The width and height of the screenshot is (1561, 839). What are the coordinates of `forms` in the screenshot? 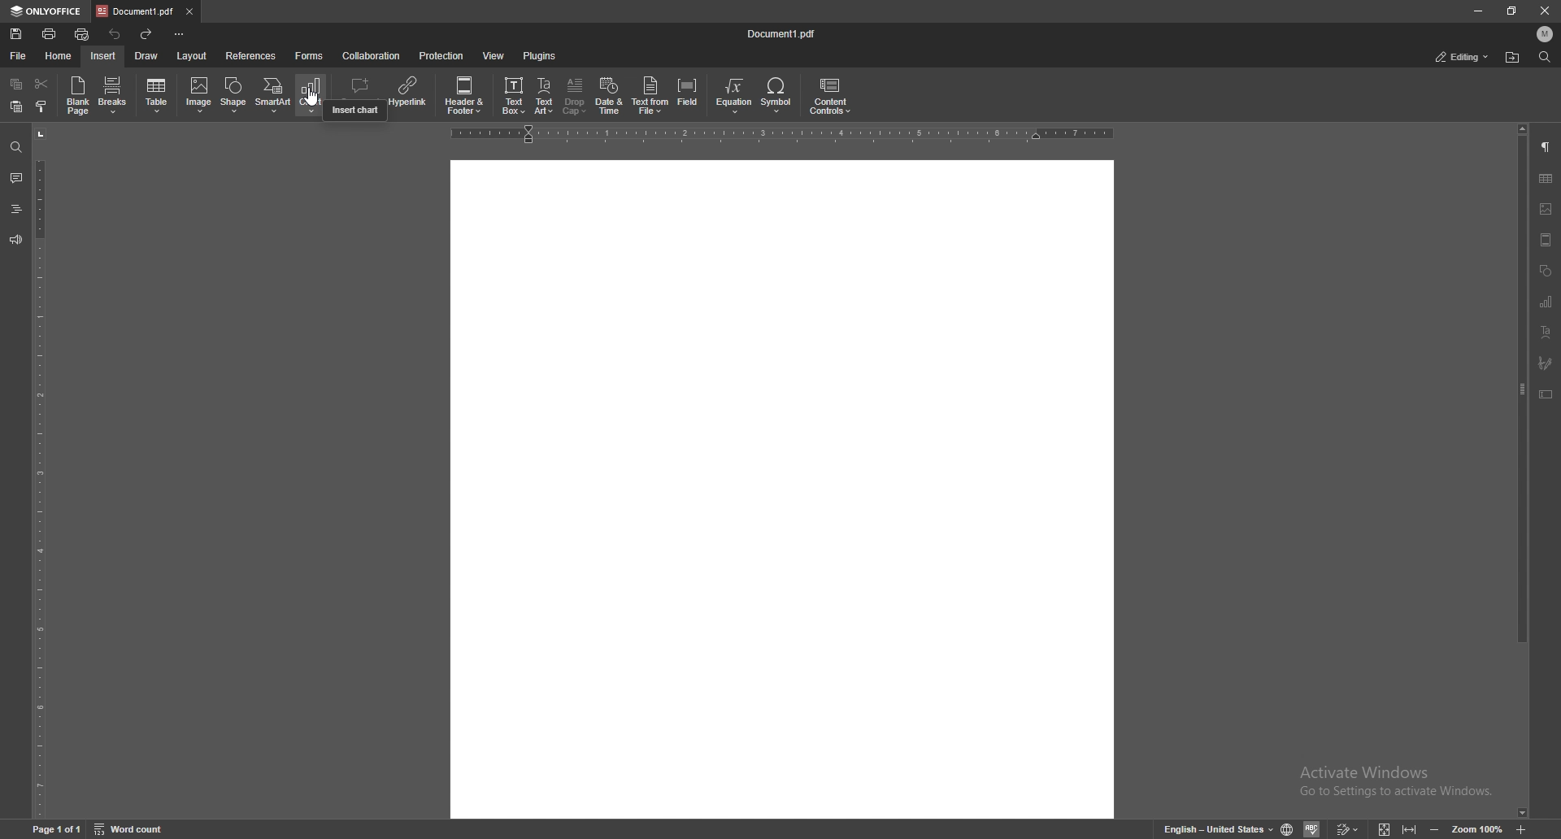 It's located at (311, 57).